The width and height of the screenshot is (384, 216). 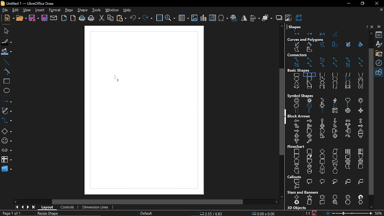 What do you see at coordinates (324, 33) in the screenshot?
I see `shapes` at bounding box center [324, 33].